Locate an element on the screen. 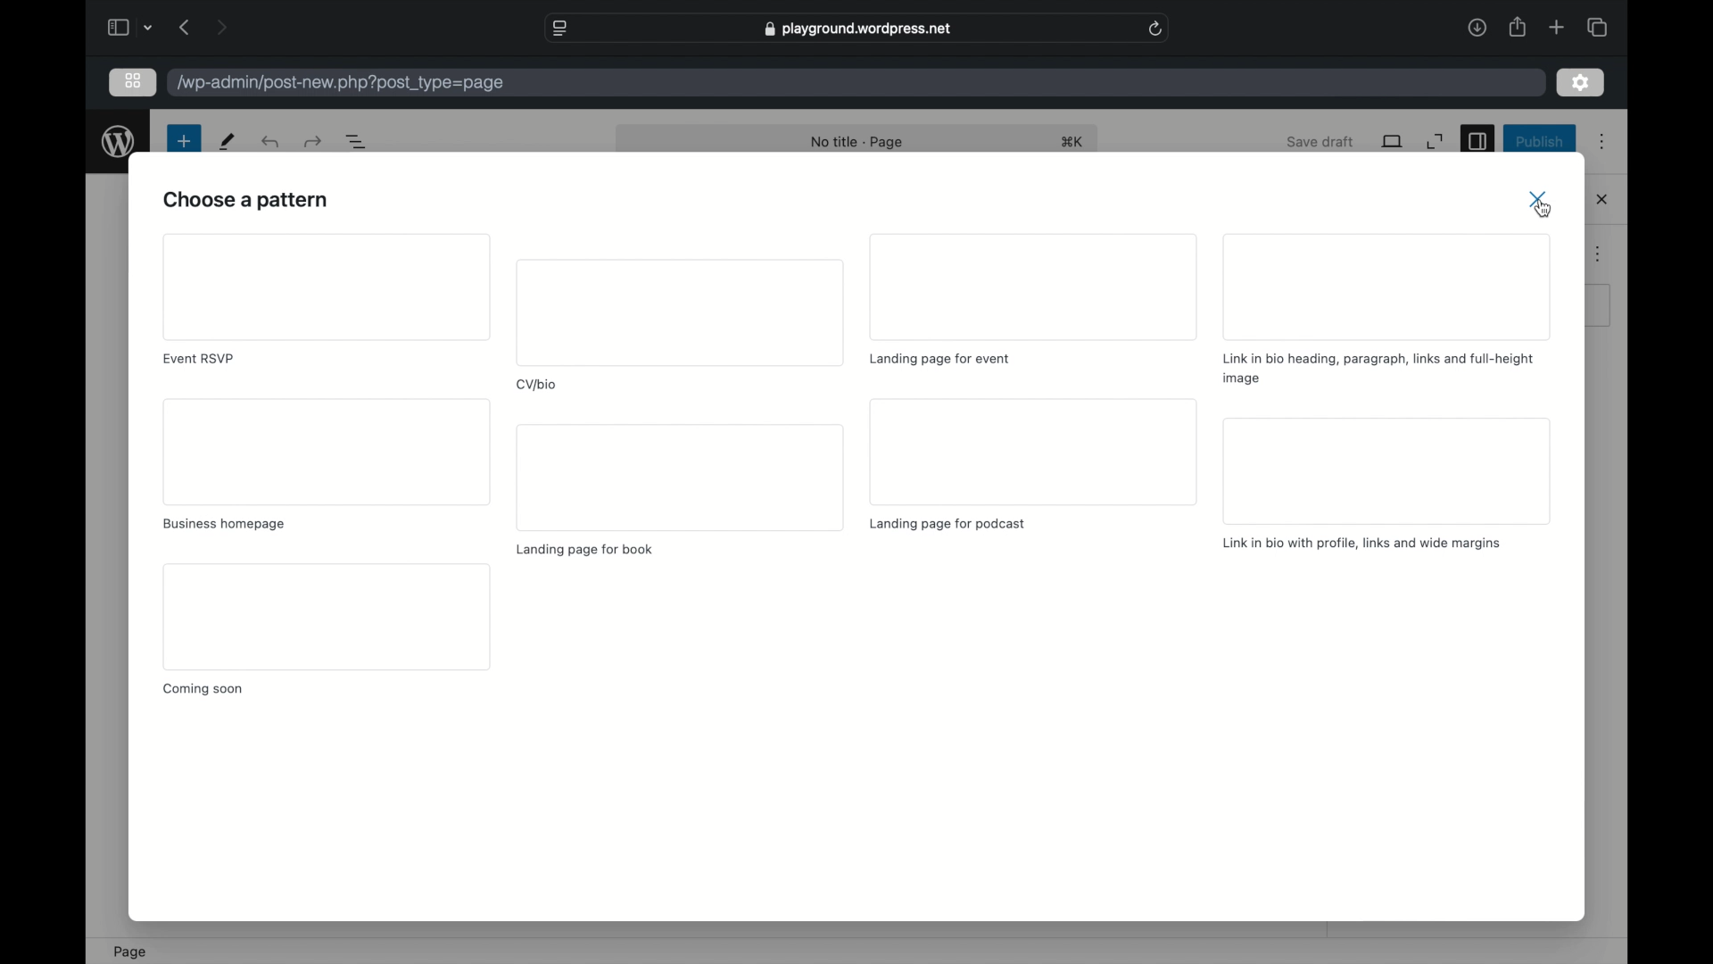 This screenshot has height=964, width=1713. close is located at coordinates (1545, 212).